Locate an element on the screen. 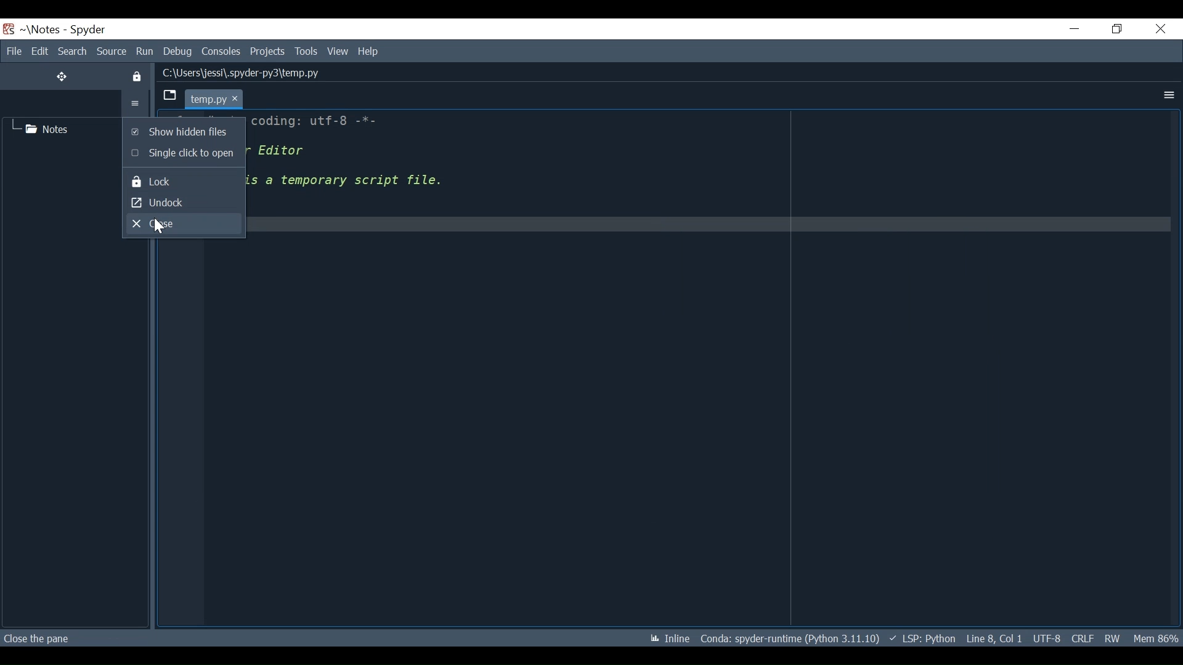 The width and height of the screenshot is (1183, 665). Edit is located at coordinates (39, 51).